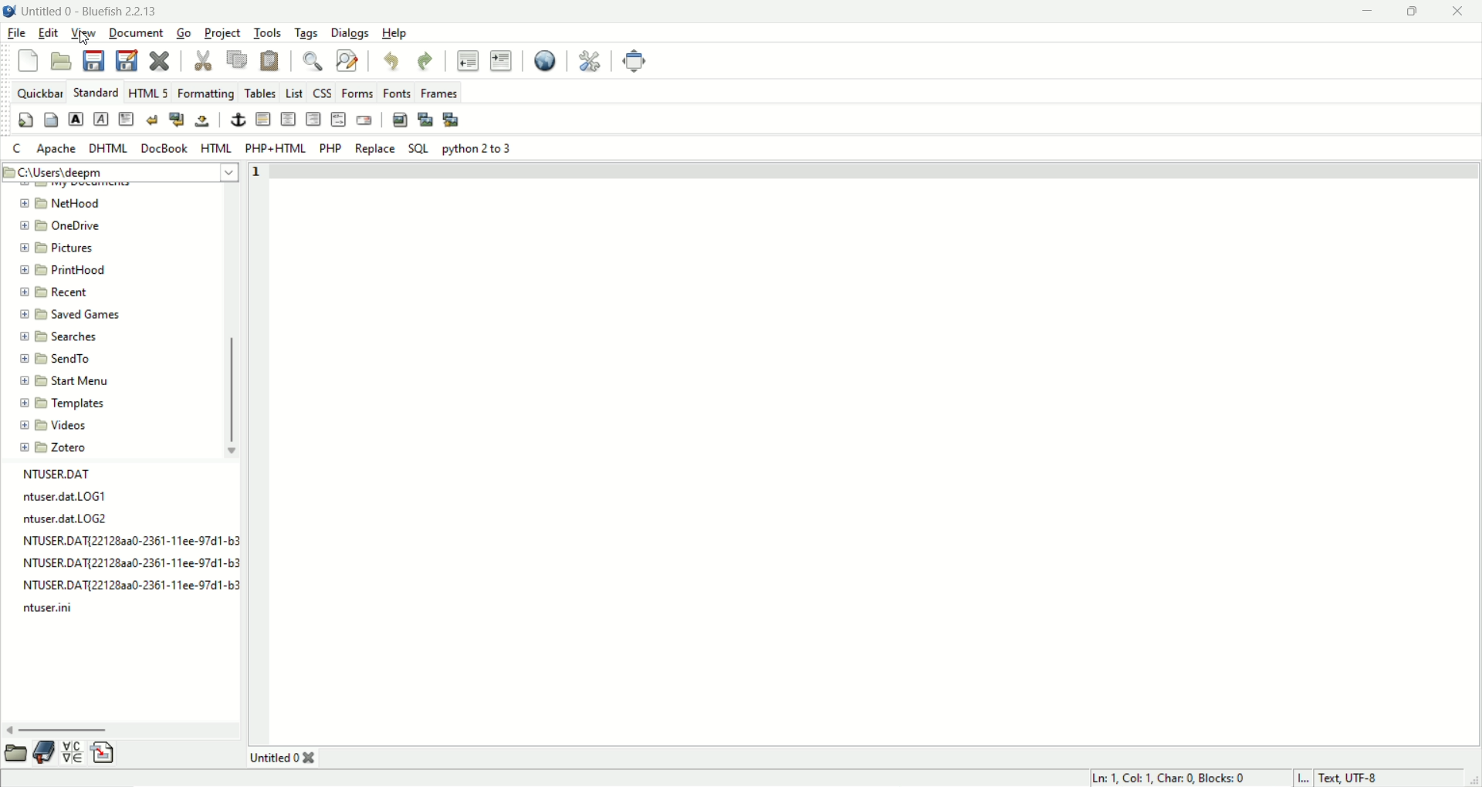 The image size is (1482, 787). I want to click on strong, so click(75, 119).